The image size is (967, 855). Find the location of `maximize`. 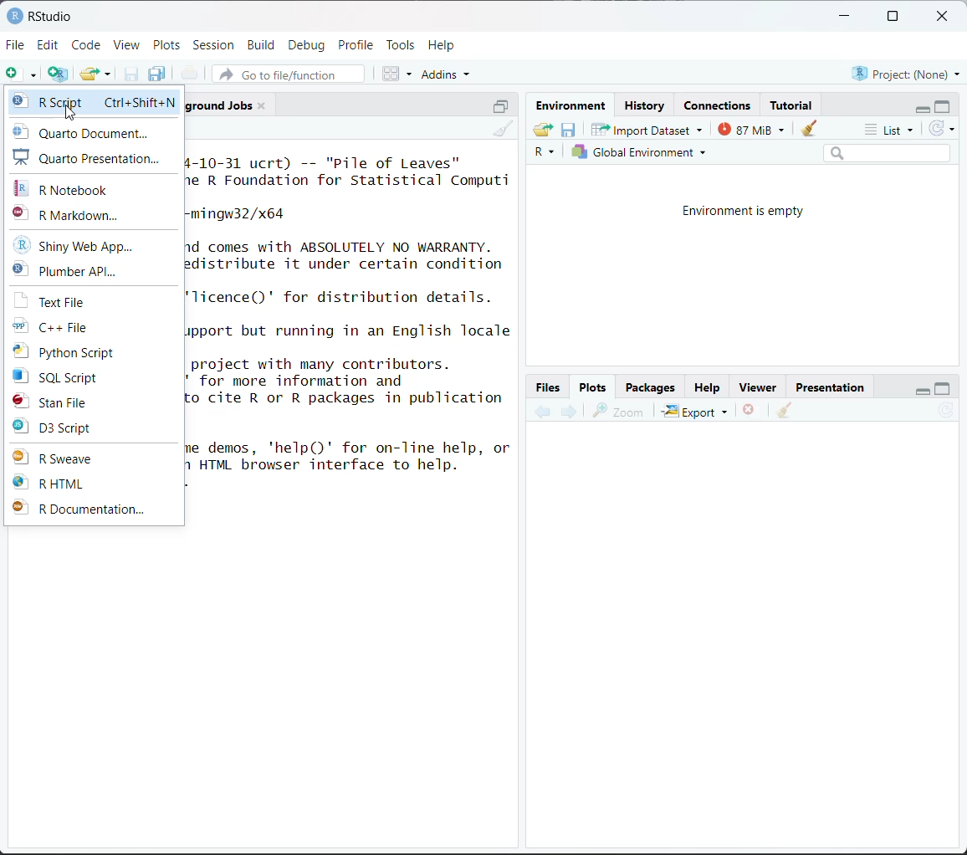

maximize is located at coordinates (892, 17).